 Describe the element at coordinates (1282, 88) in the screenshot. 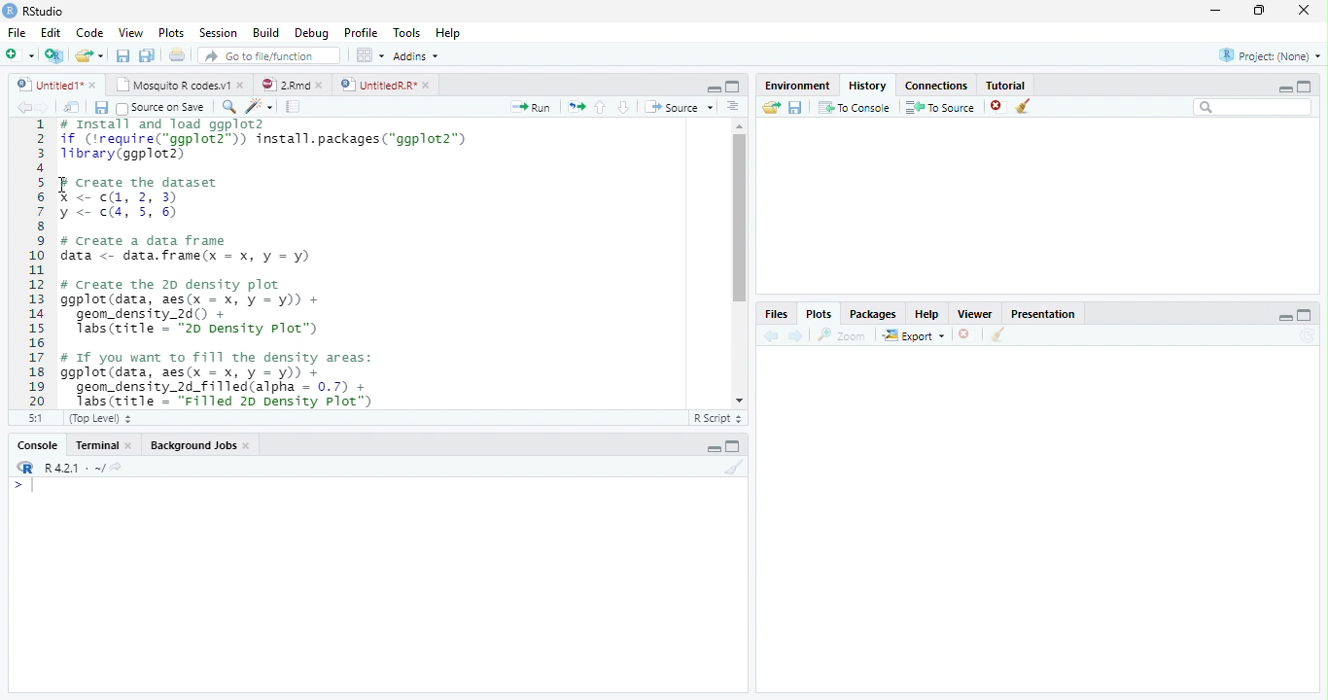

I see `minimize` at that location.